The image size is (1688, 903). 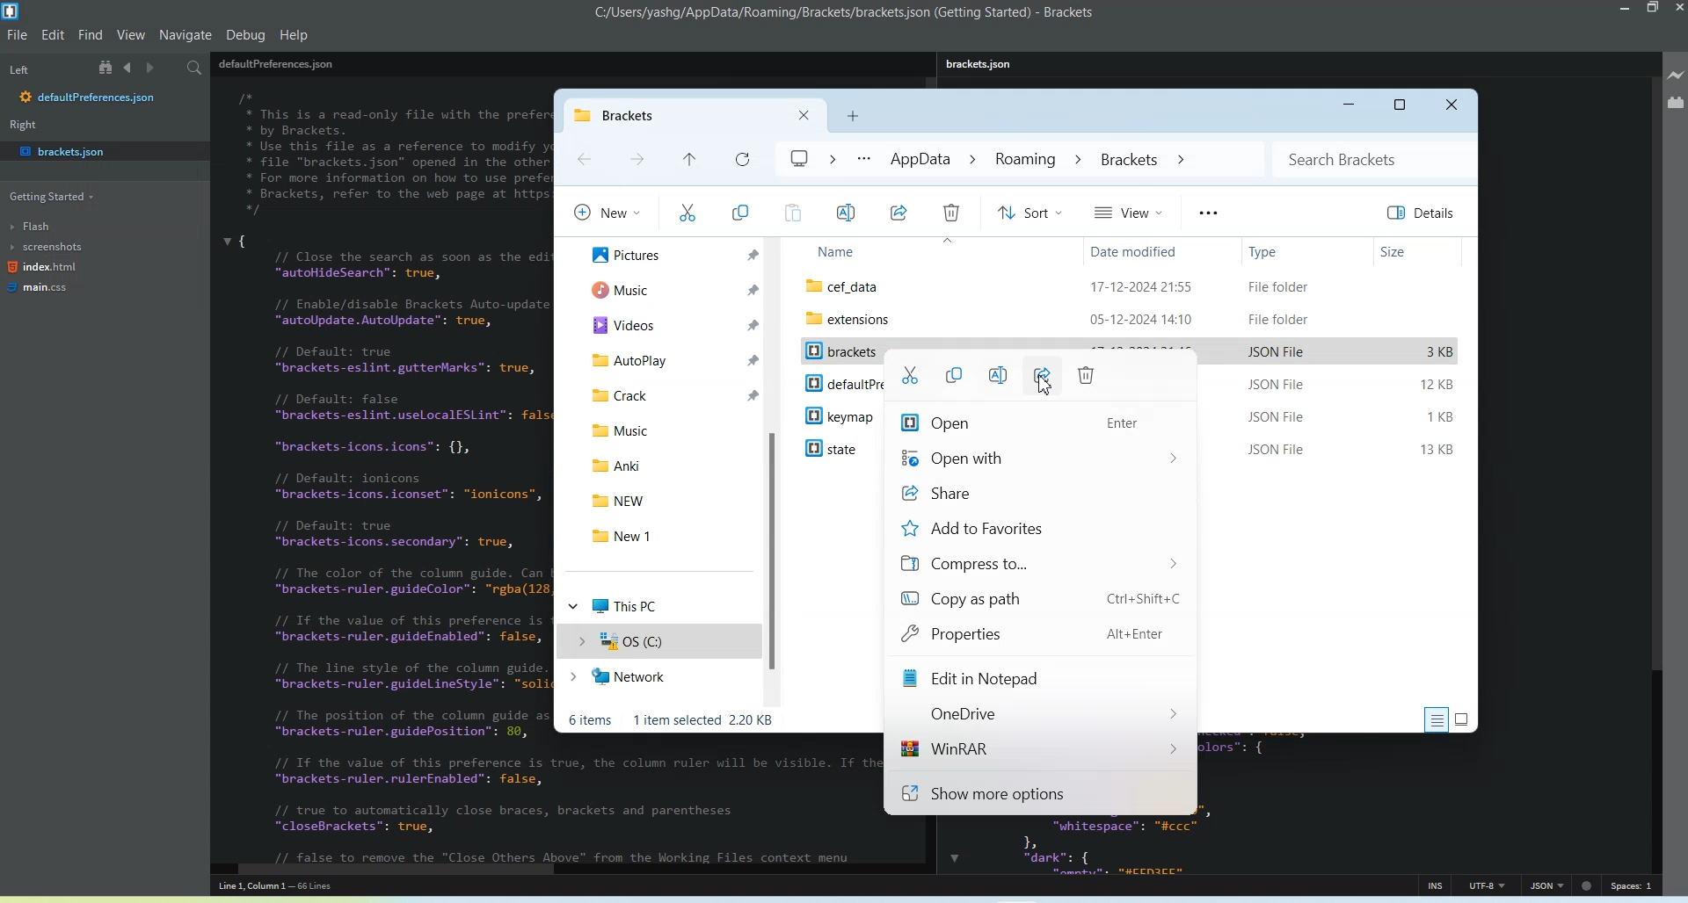 What do you see at coordinates (55, 33) in the screenshot?
I see `Edit` at bounding box center [55, 33].